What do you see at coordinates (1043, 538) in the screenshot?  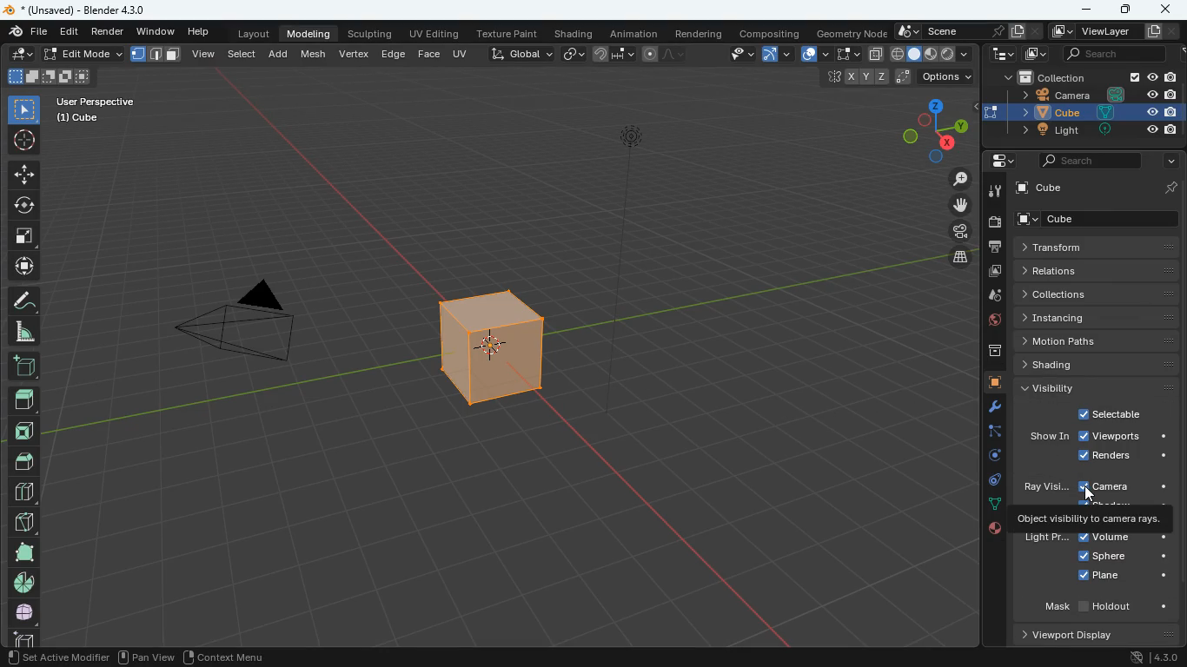 I see `light ` at bounding box center [1043, 538].